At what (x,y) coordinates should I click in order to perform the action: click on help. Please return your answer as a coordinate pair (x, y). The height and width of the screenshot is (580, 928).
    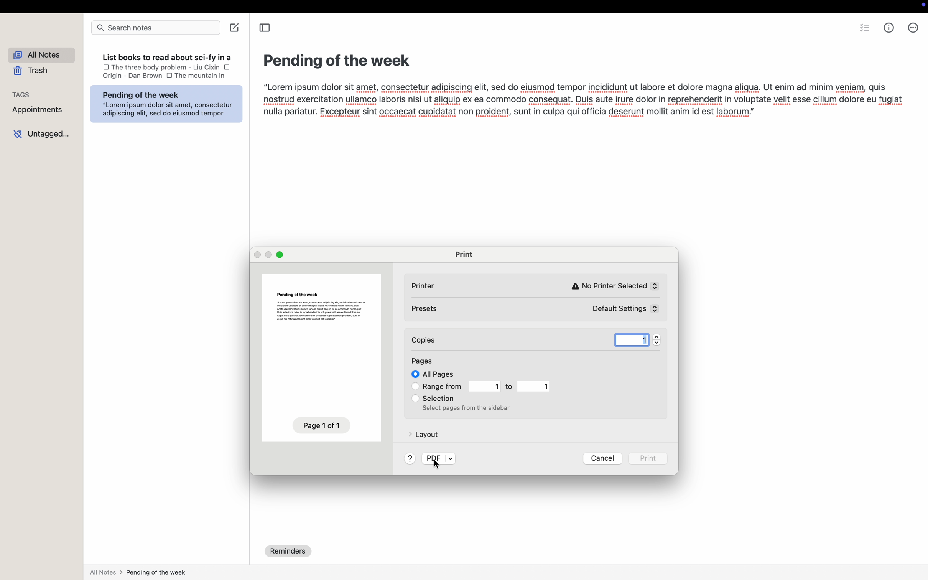
    Looking at the image, I should click on (410, 458).